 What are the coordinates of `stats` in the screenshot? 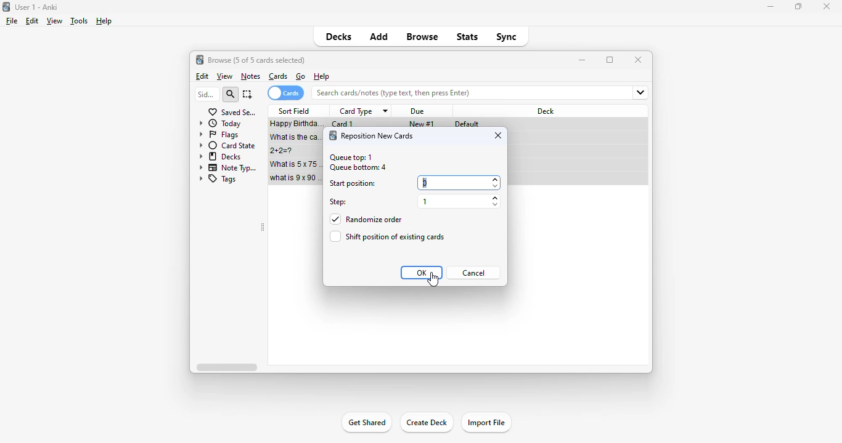 It's located at (468, 36).